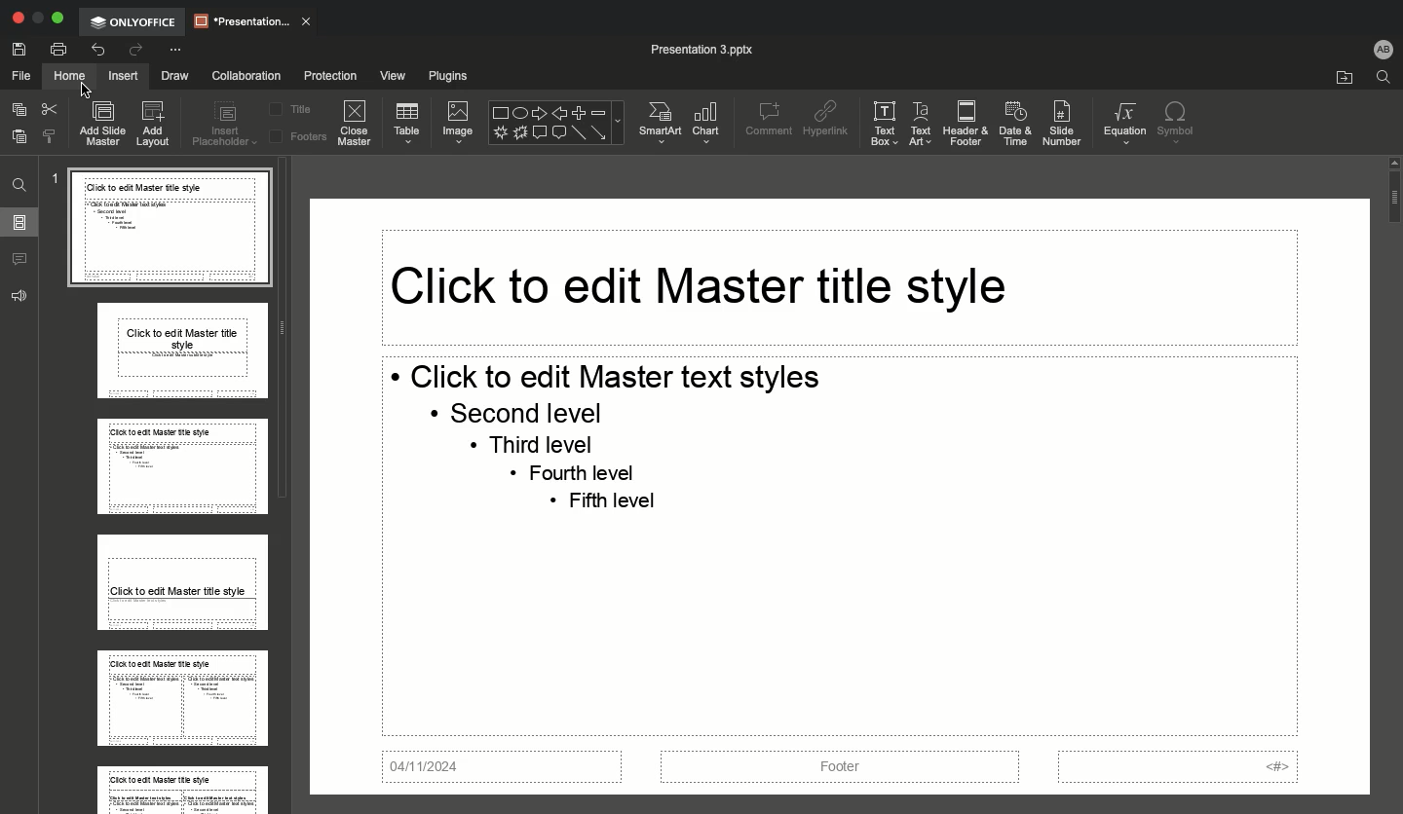  I want to click on Customize quick access toolbar, so click(174, 51).